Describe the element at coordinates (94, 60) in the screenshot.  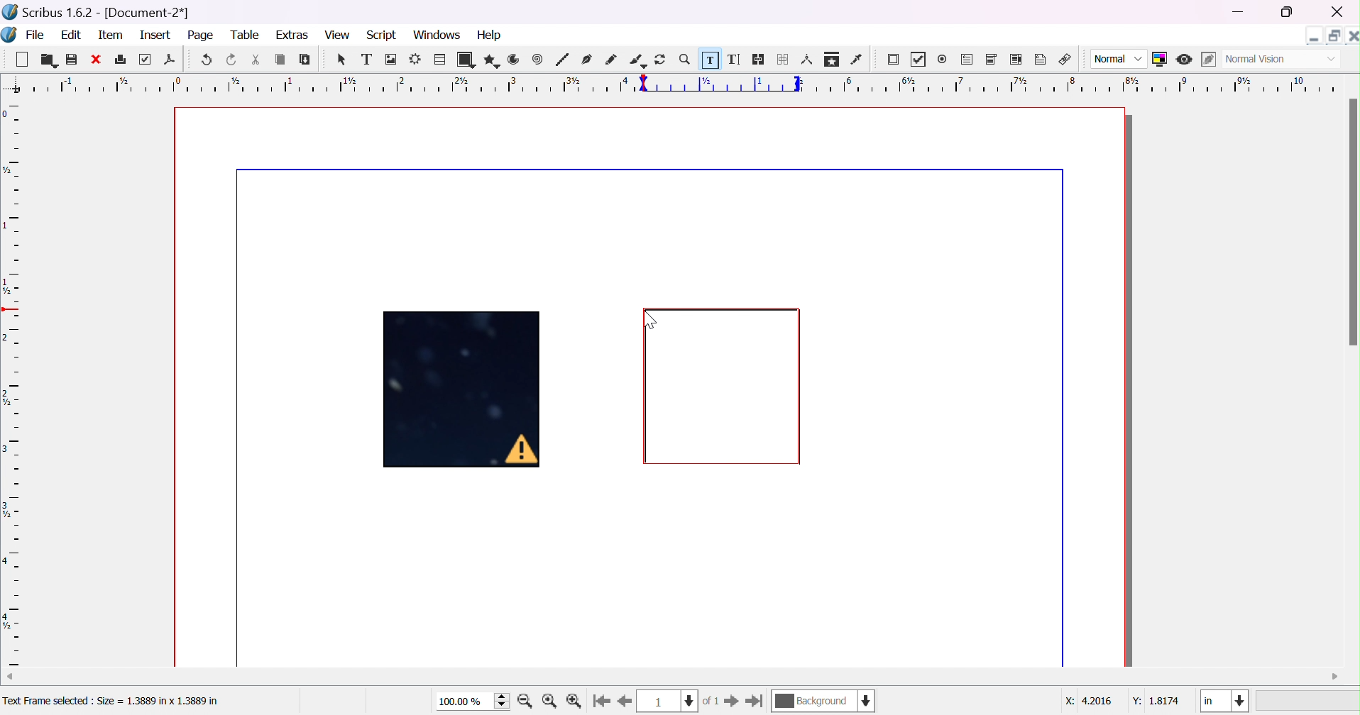
I see `close` at that location.